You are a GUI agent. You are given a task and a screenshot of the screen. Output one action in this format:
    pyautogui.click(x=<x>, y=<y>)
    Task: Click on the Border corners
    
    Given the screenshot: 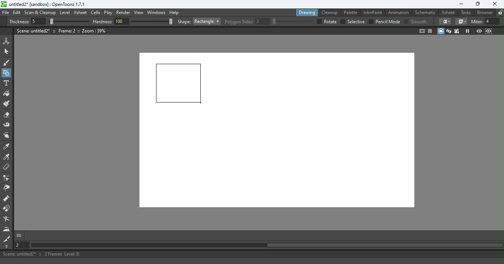 What is the action you would take?
    pyautogui.click(x=461, y=22)
    